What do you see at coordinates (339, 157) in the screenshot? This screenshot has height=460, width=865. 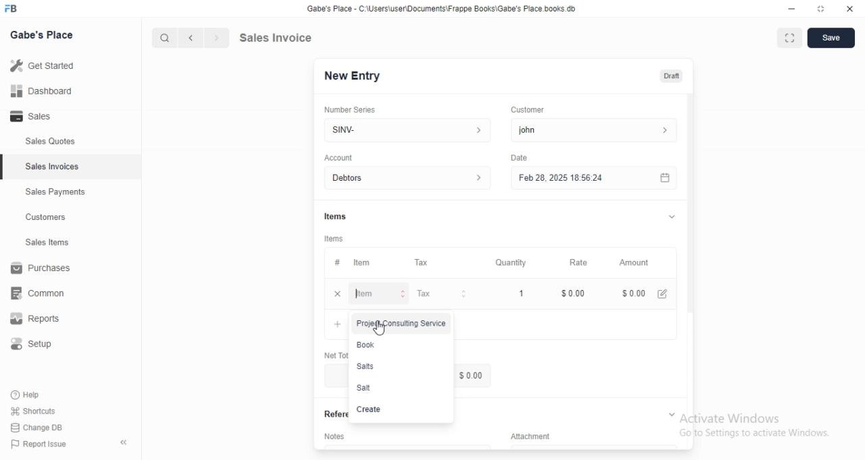 I see `‘Account` at bounding box center [339, 157].